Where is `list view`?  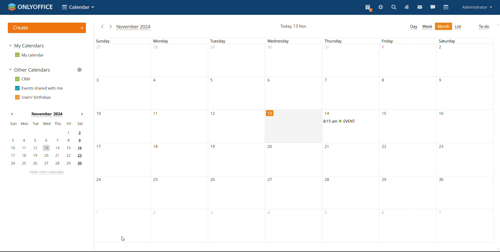 list view is located at coordinates (458, 27).